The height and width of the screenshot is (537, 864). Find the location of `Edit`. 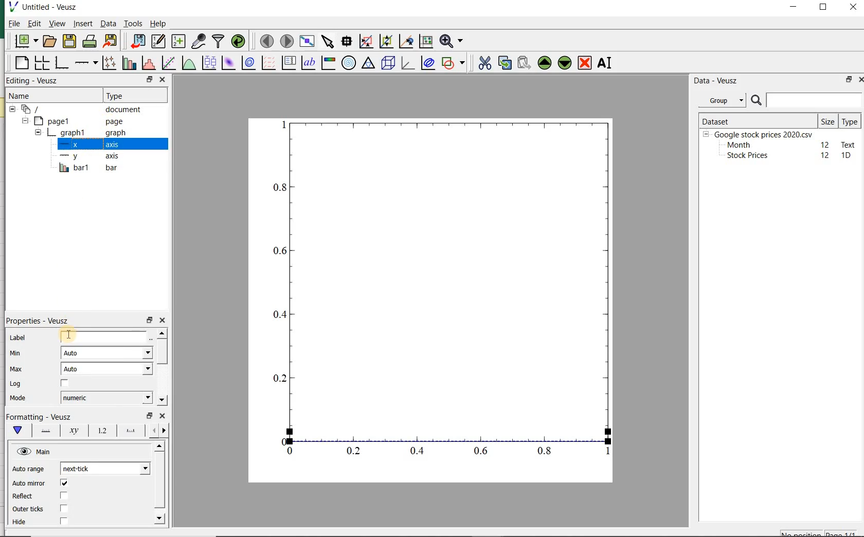

Edit is located at coordinates (33, 23).